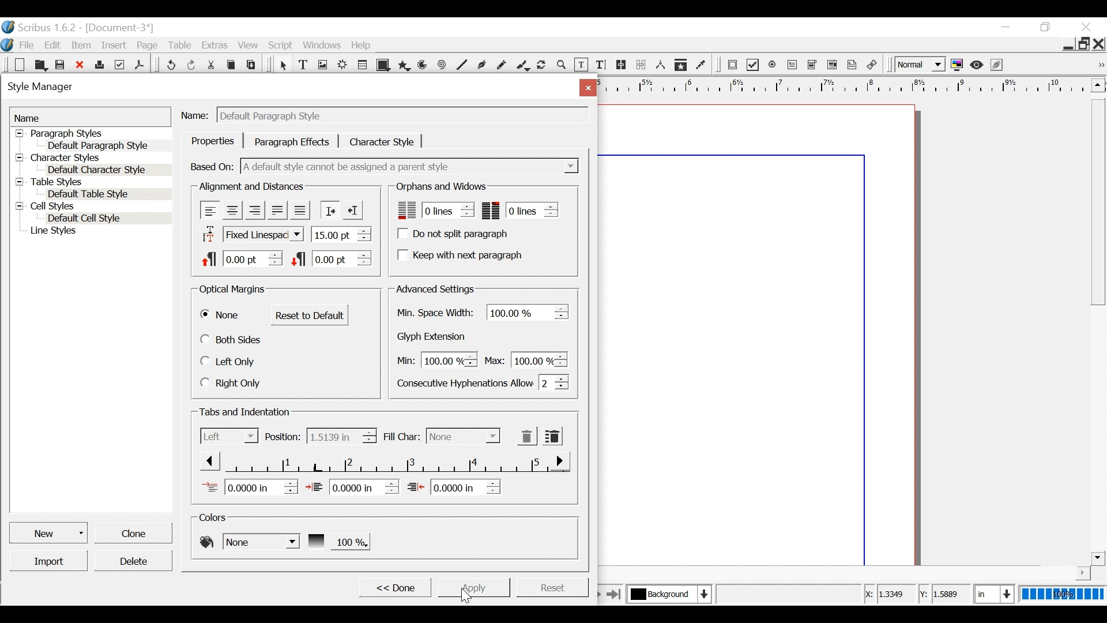  I want to click on First line Indent, so click(250, 487).